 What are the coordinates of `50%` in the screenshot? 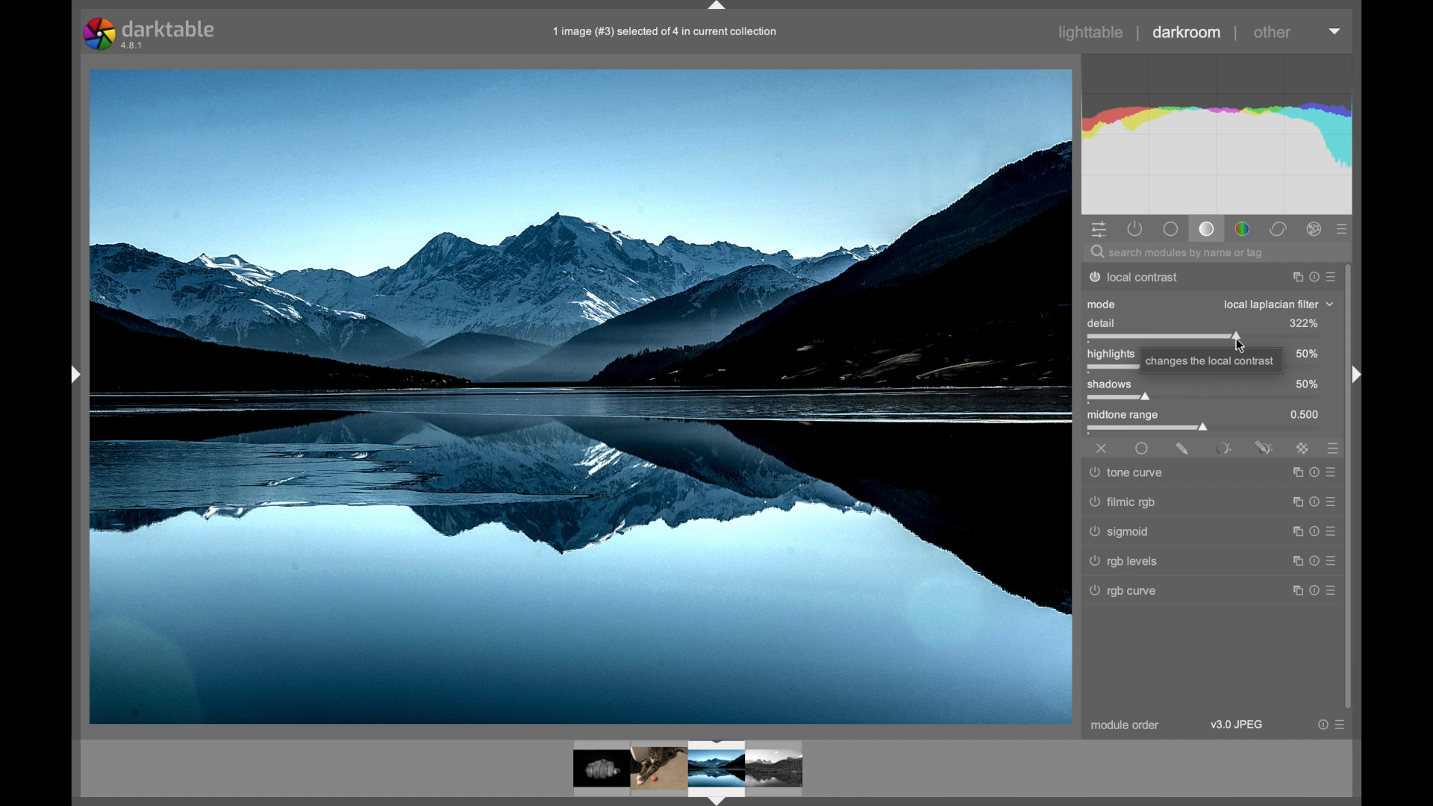 It's located at (1307, 385).